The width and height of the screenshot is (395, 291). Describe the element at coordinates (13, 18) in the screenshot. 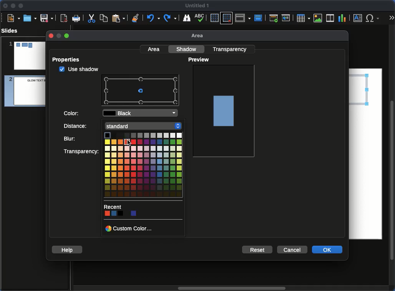

I see `New` at that location.